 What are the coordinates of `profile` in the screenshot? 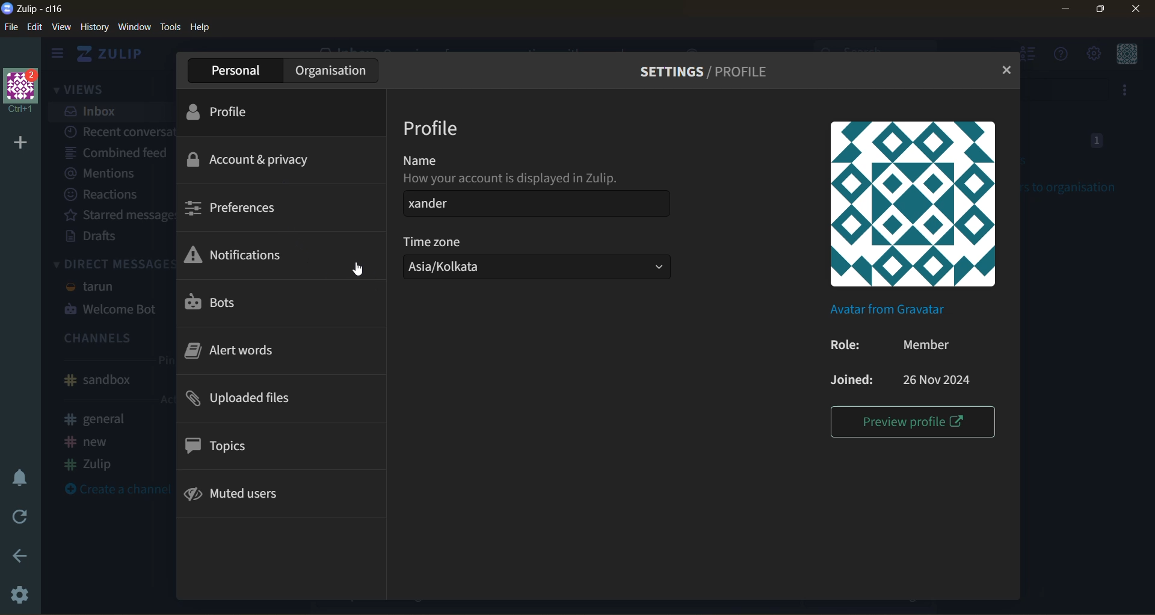 It's located at (435, 128).